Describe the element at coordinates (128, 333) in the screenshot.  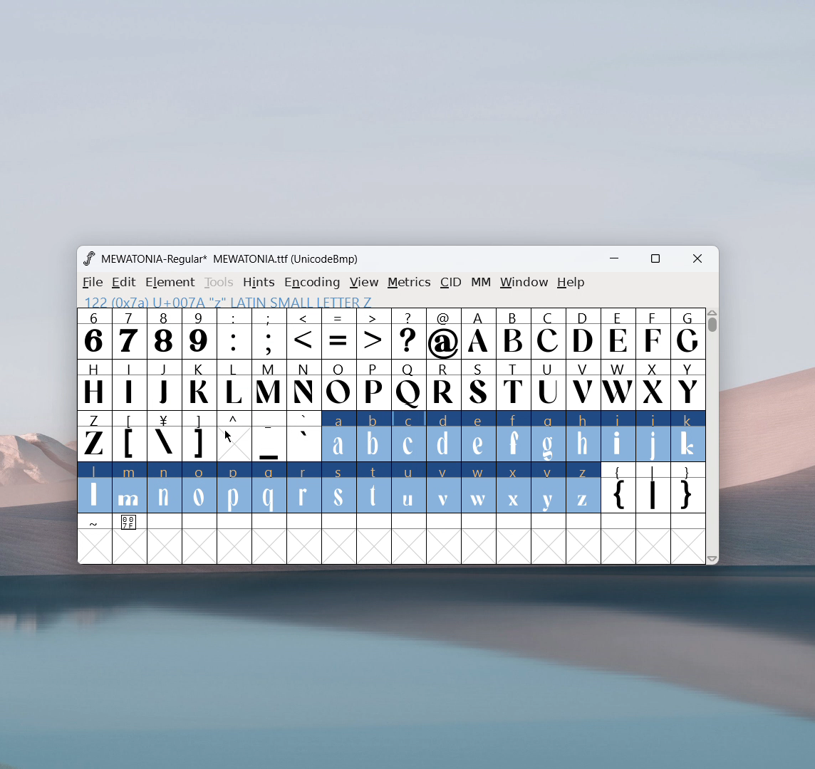
I see `7` at that location.